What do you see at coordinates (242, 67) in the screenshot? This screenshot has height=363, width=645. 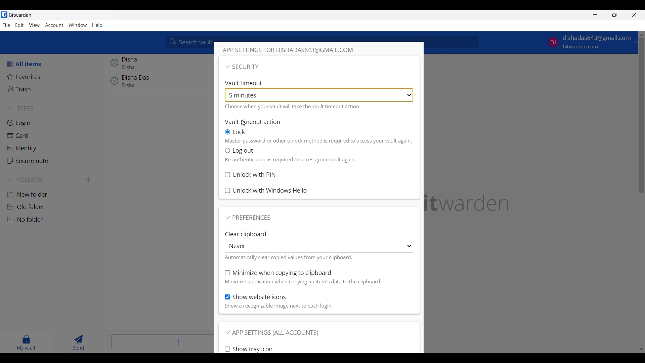 I see `Collapse section` at bounding box center [242, 67].